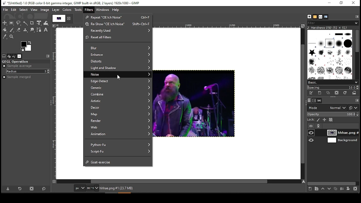 This screenshot has height=203, width=361. Describe the element at coordinates (119, 74) in the screenshot. I see `noise` at that location.